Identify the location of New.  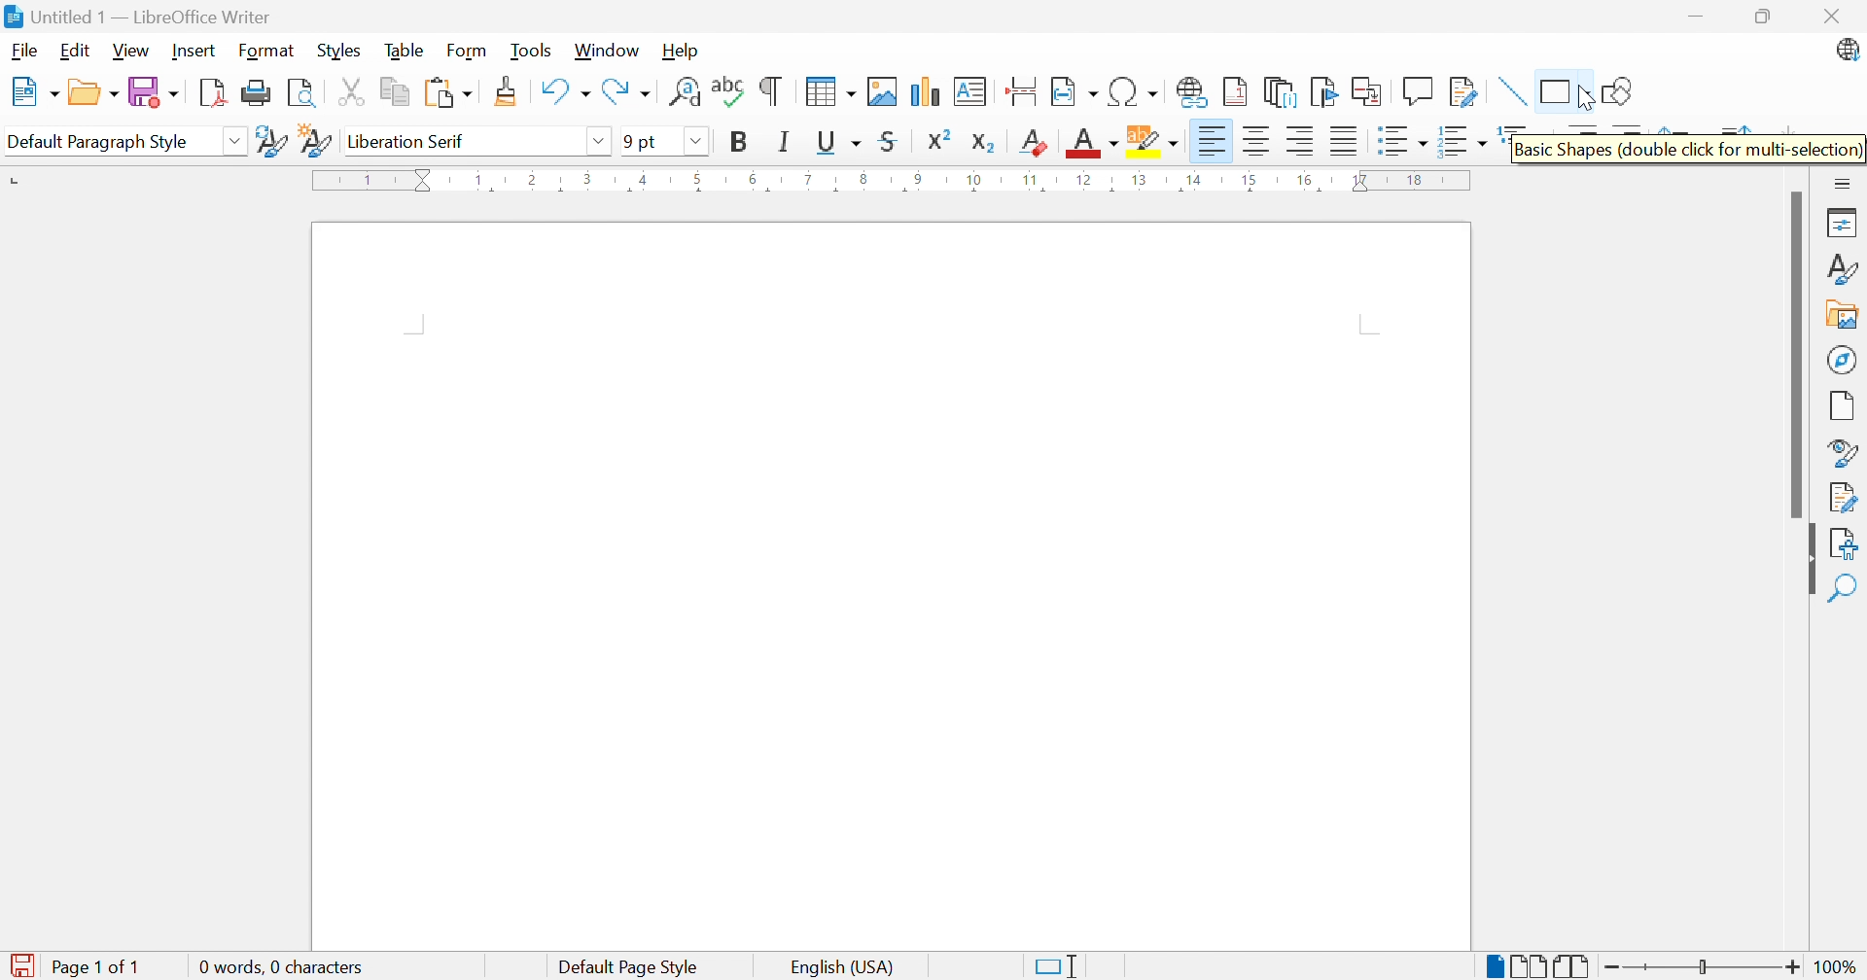
(35, 92).